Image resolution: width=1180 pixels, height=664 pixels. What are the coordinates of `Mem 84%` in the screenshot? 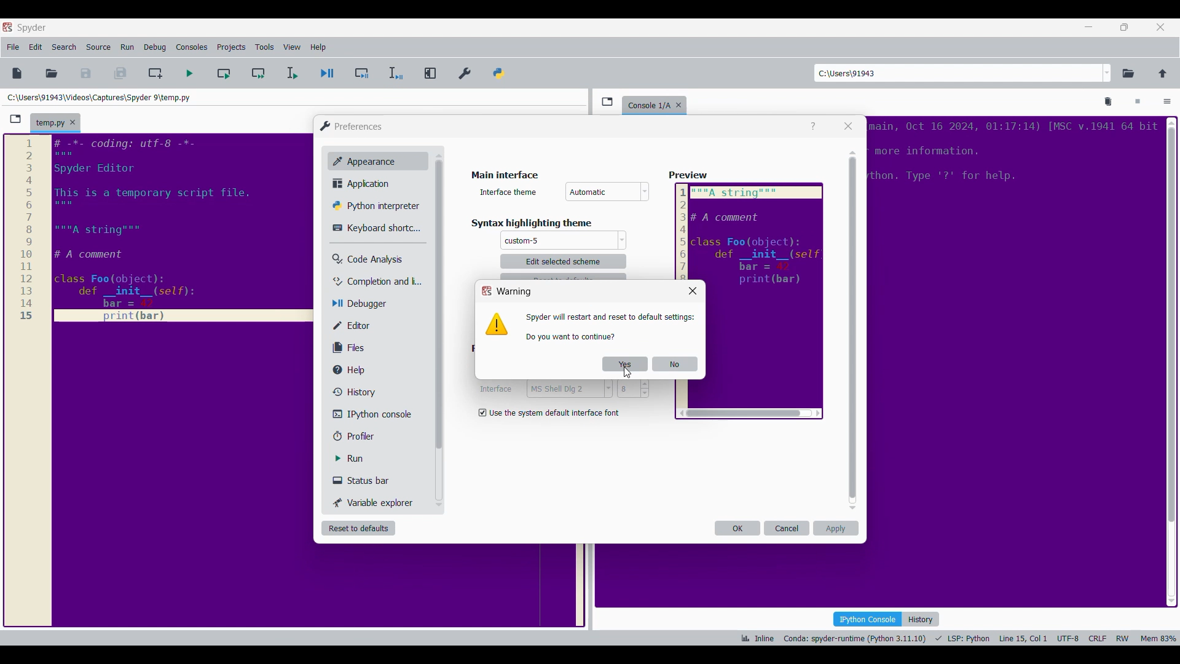 It's located at (1156, 638).